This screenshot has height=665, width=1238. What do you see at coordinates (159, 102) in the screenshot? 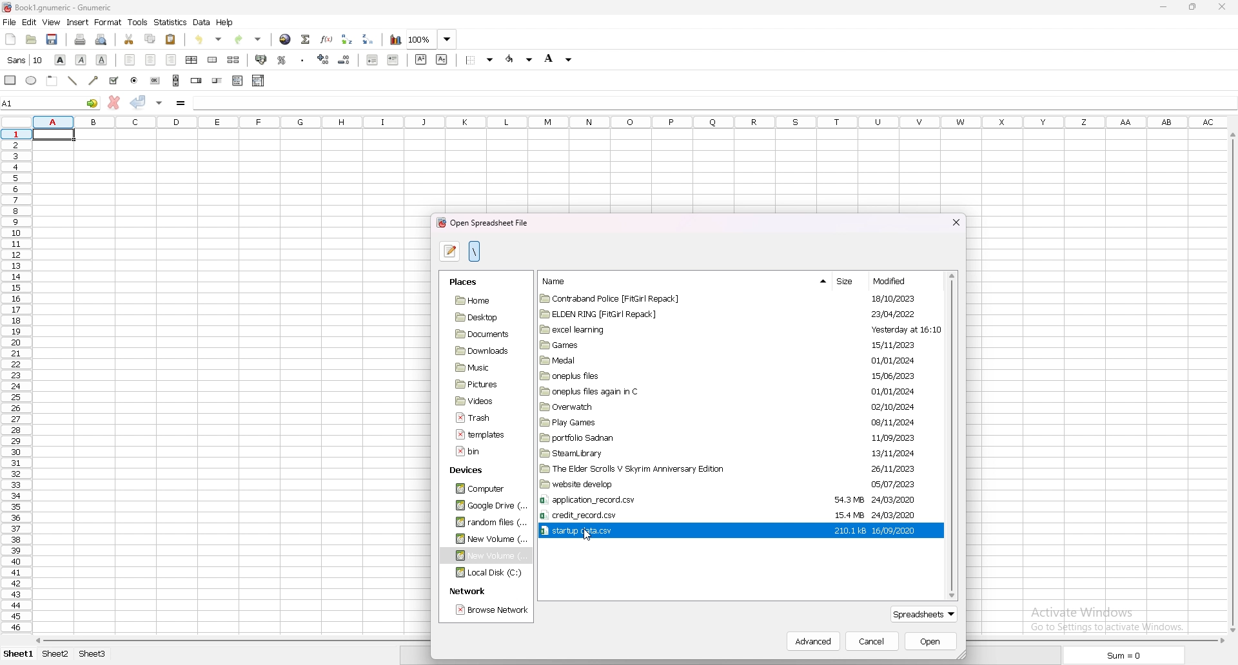
I see `accept change in multiple cell` at bounding box center [159, 102].